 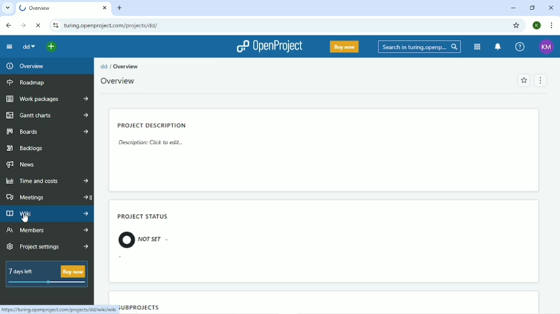 I want to click on More, so click(x=87, y=130).